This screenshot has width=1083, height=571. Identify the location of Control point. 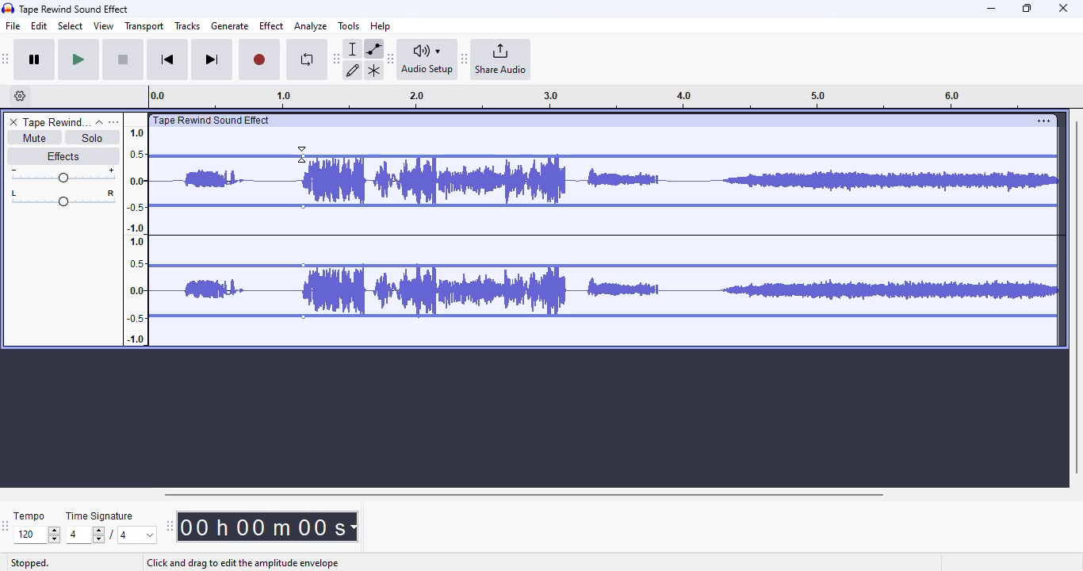
(304, 156).